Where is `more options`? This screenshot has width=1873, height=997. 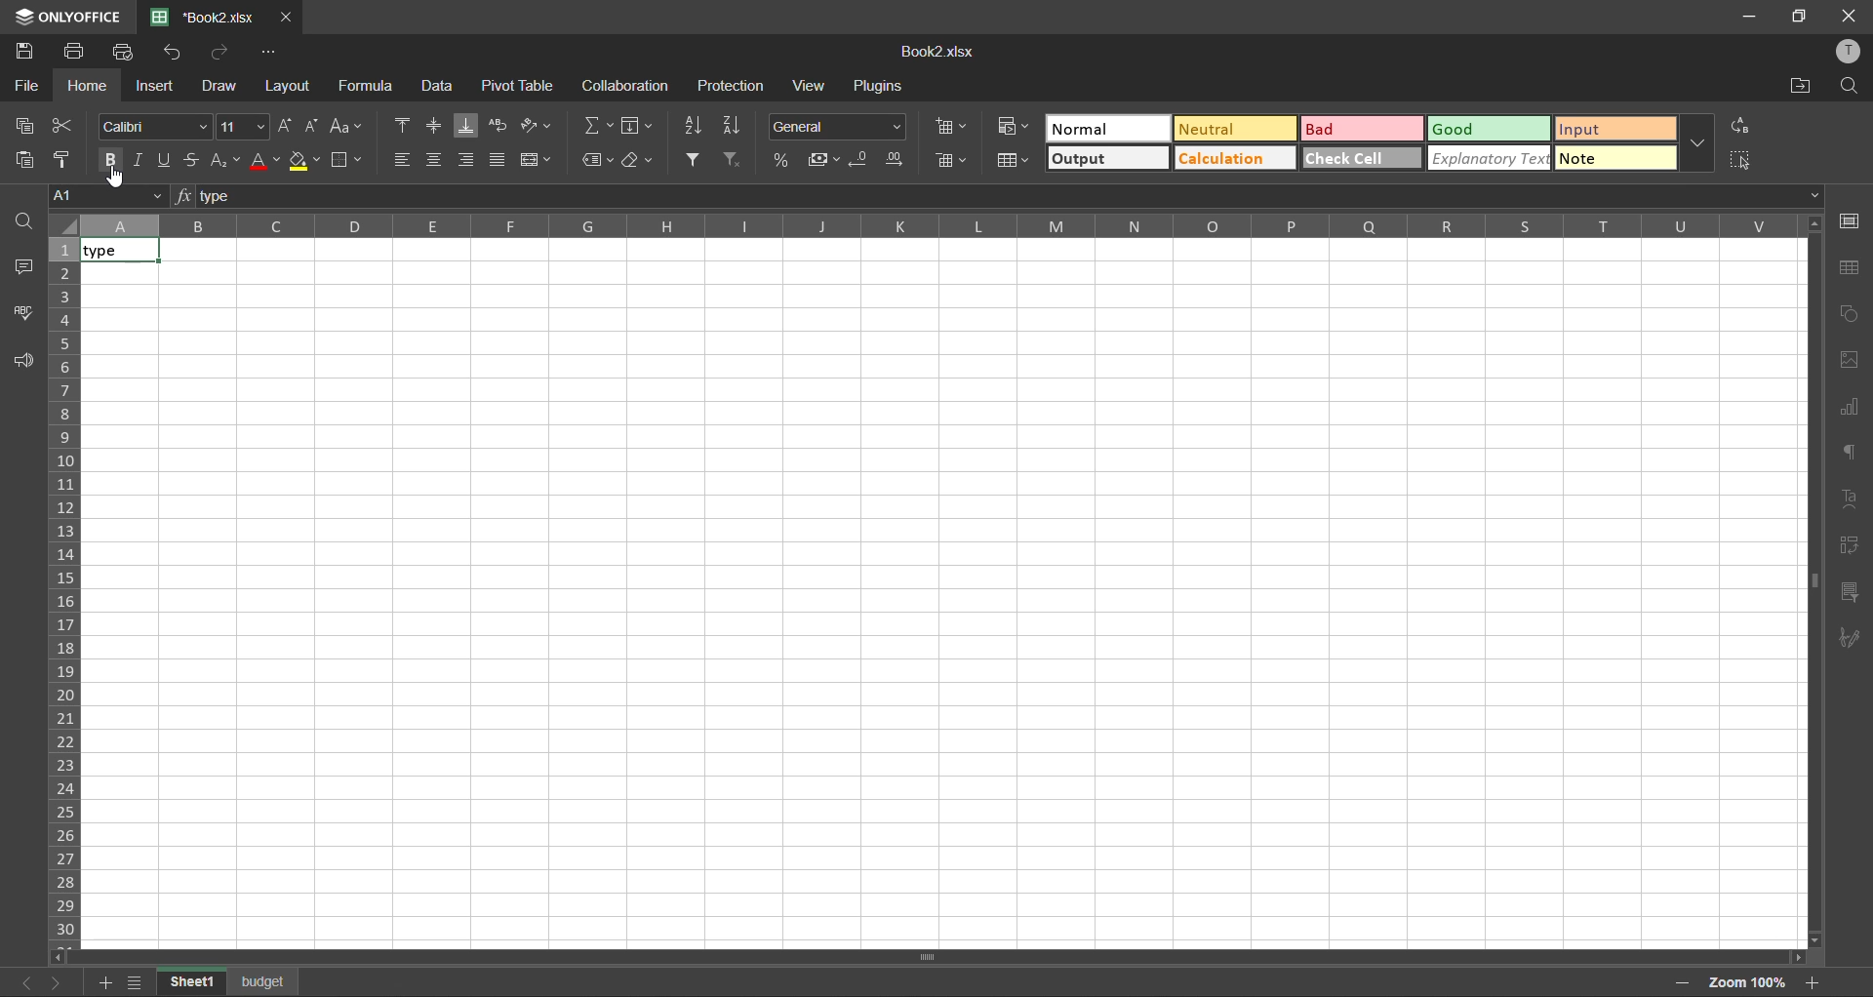 more options is located at coordinates (1698, 142).